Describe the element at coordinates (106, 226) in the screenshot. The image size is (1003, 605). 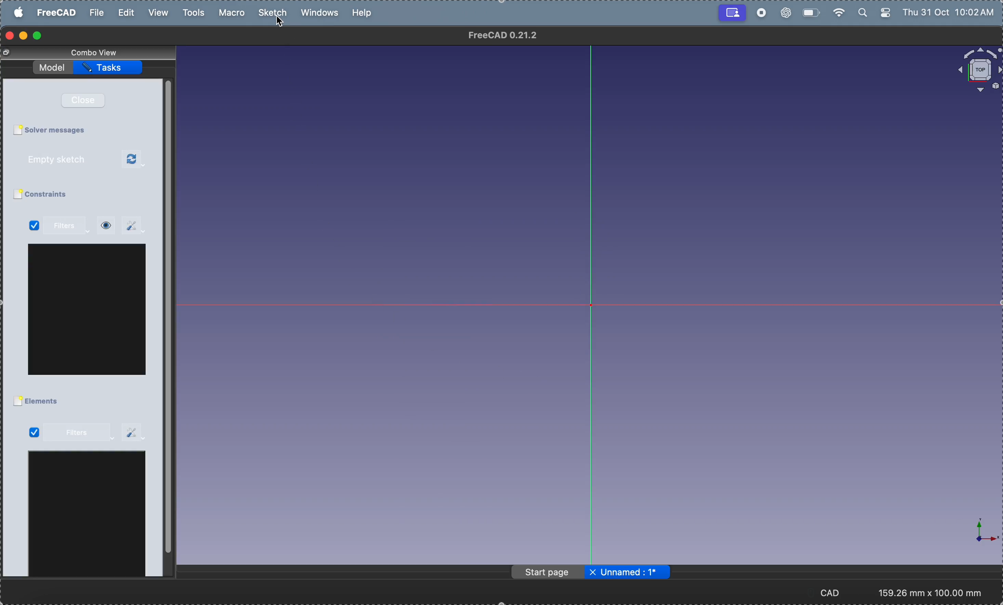
I see `view` at that location.